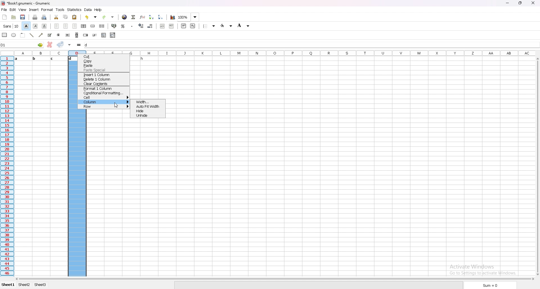  Describe the element at coordinates (8, 285) in the screenshot. I see `sheet 1` at that location.